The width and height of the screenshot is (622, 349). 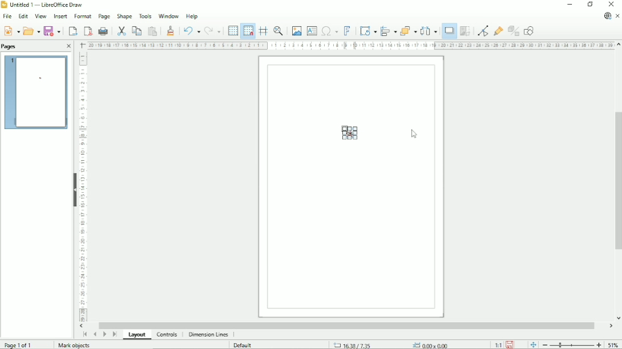 What do you see at coordinates (103, 16) in the screenshot?
I see `Page` at bounding box center [103, 16].